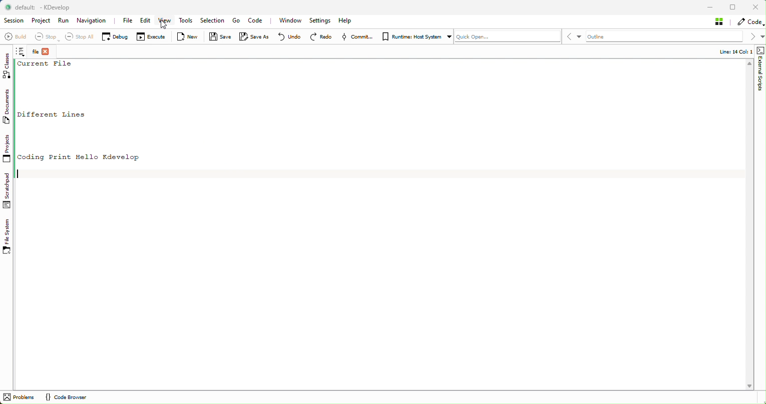 Image resolution: width=766 pixels, height=404 pixels. I want to click on Stop, so click(45, 37).